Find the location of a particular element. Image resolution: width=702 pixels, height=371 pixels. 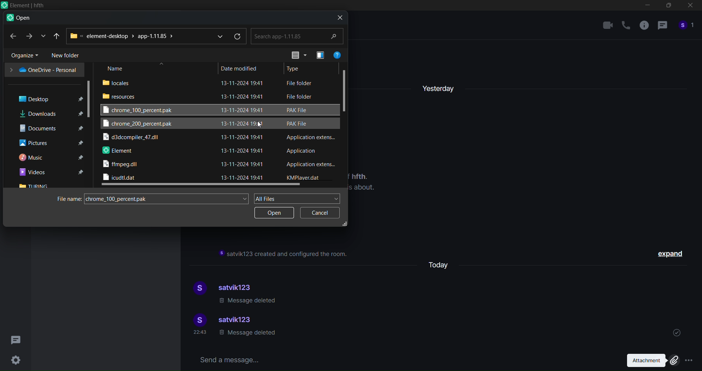

message deleted is located at coordinates (247, 334).